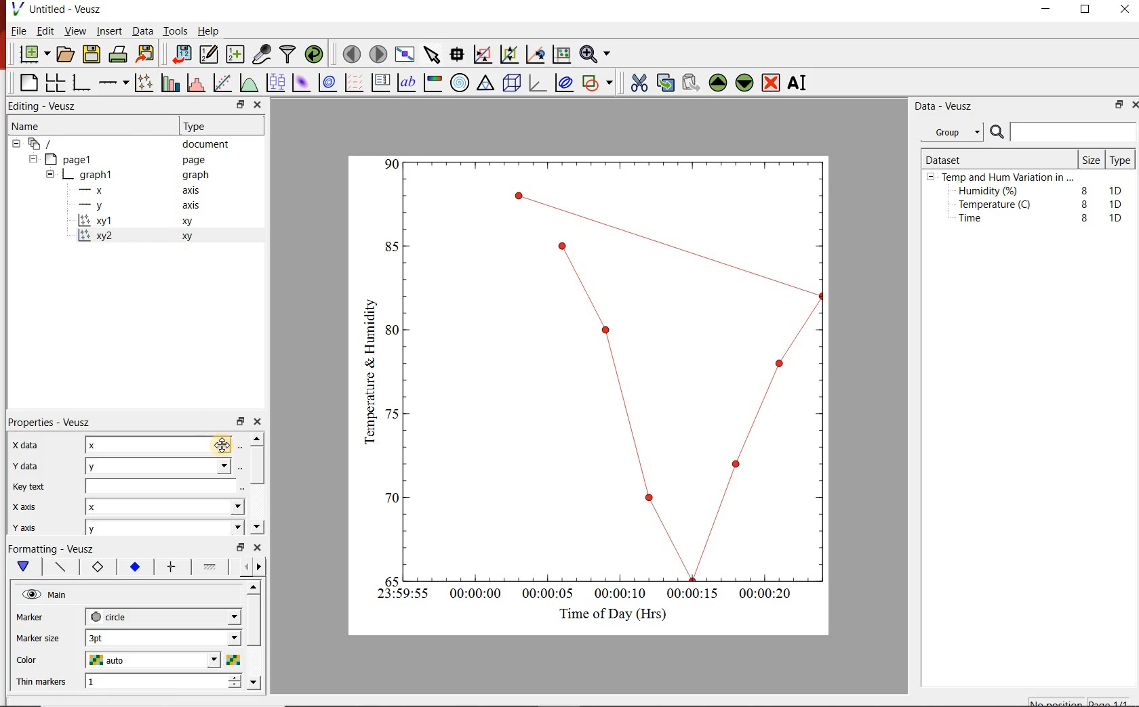 This screenshot has height=707, width=1139. Describe the element at coordinates (190, 236) in the screenshot. I see `xy` at that location.